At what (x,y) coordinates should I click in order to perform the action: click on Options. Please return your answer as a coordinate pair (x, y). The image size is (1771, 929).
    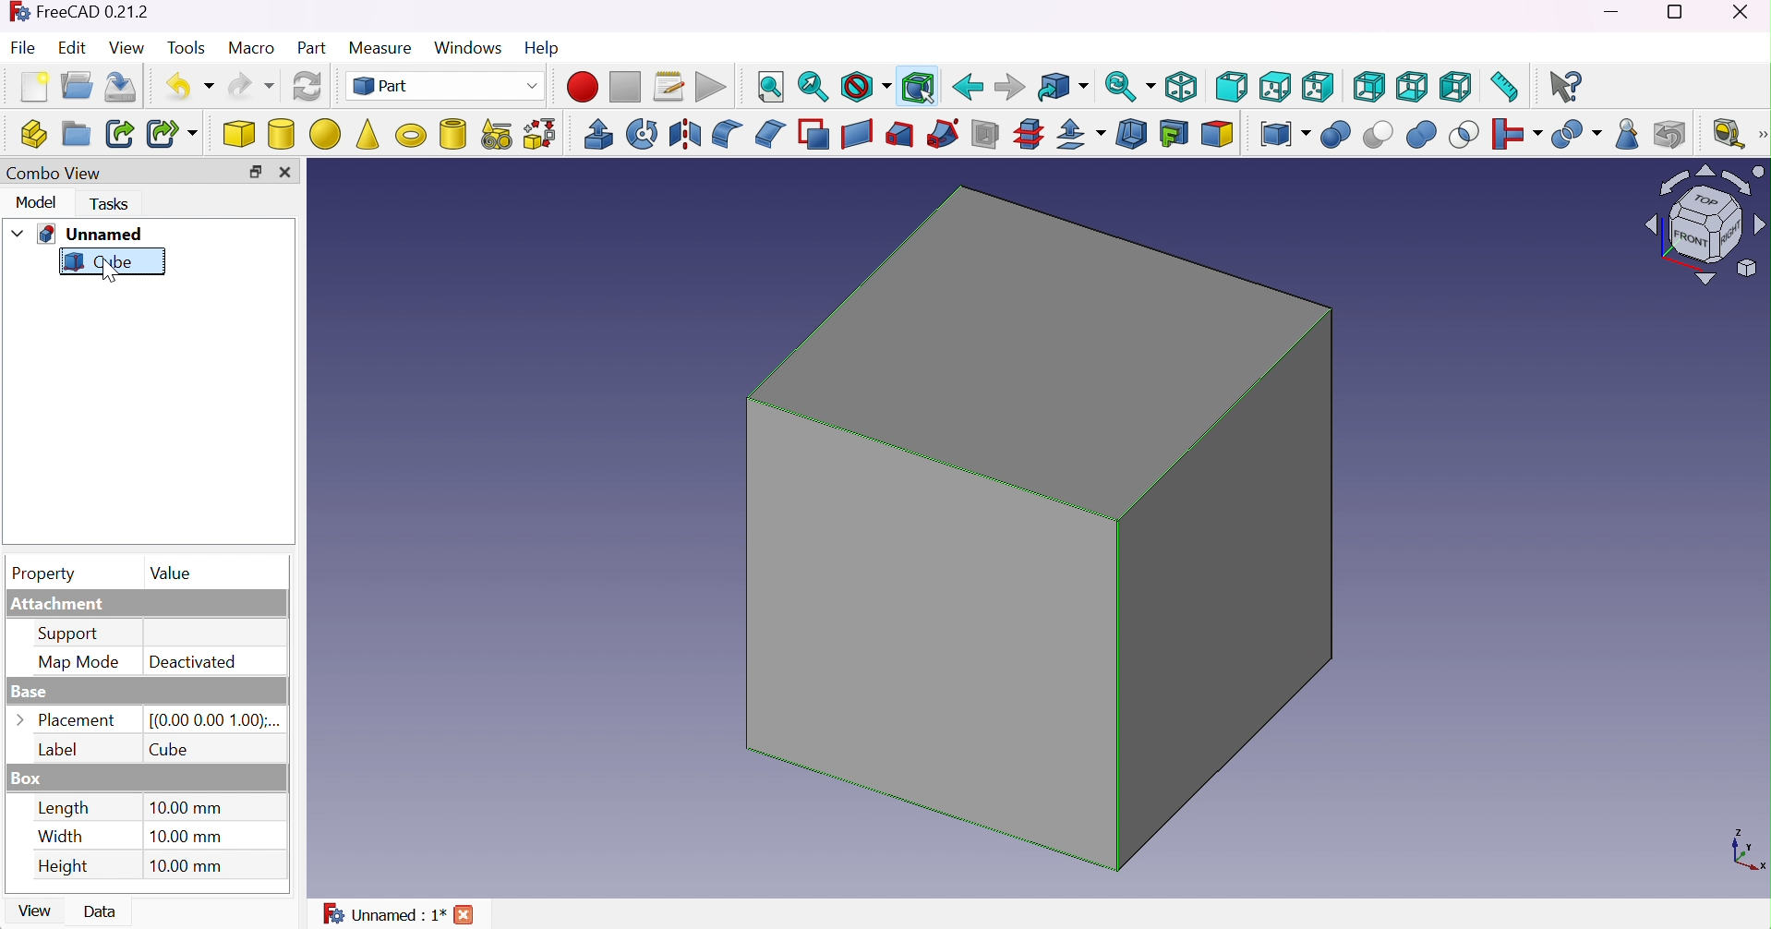
    Looking at the image, I should click on (20, 719).